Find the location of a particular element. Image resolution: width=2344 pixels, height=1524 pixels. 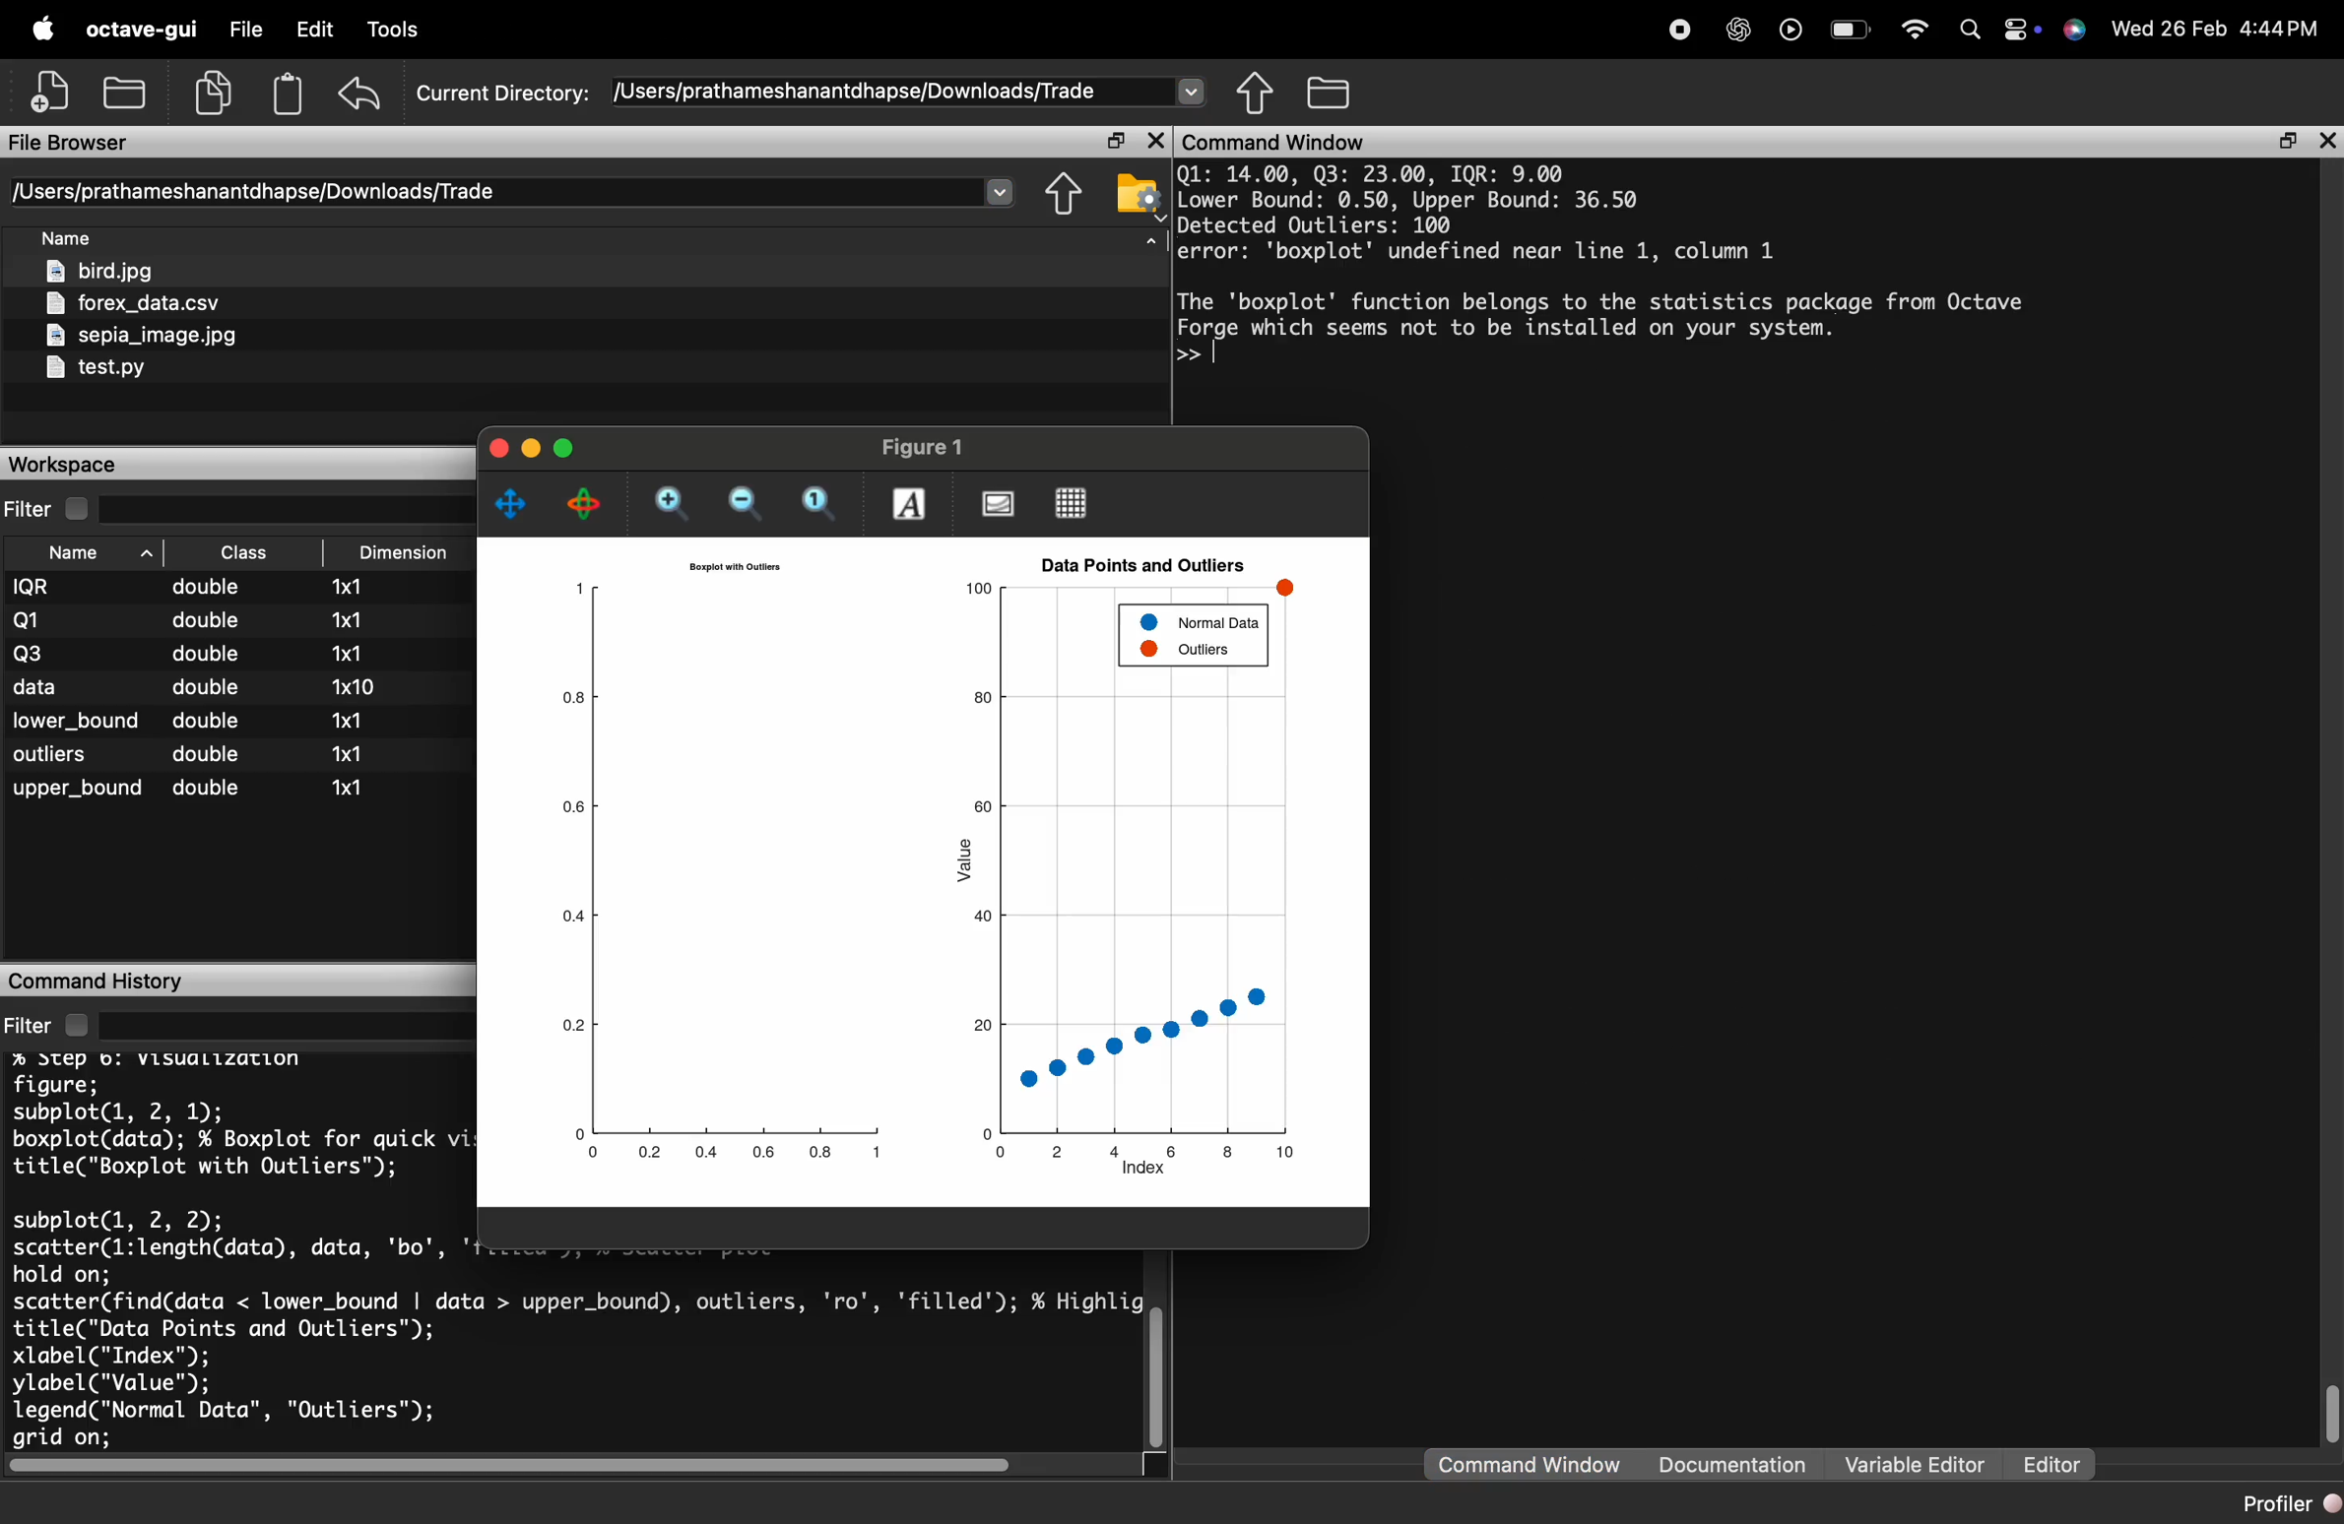

copy is located at coordinates (213, 93).